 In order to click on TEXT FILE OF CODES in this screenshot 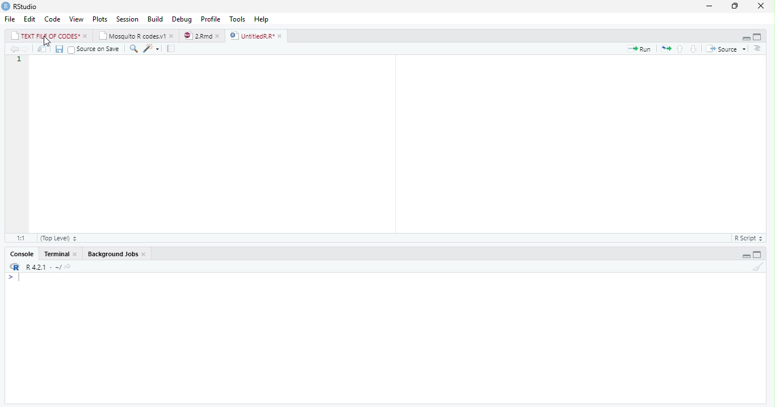, I will do `click(47, 37)`.